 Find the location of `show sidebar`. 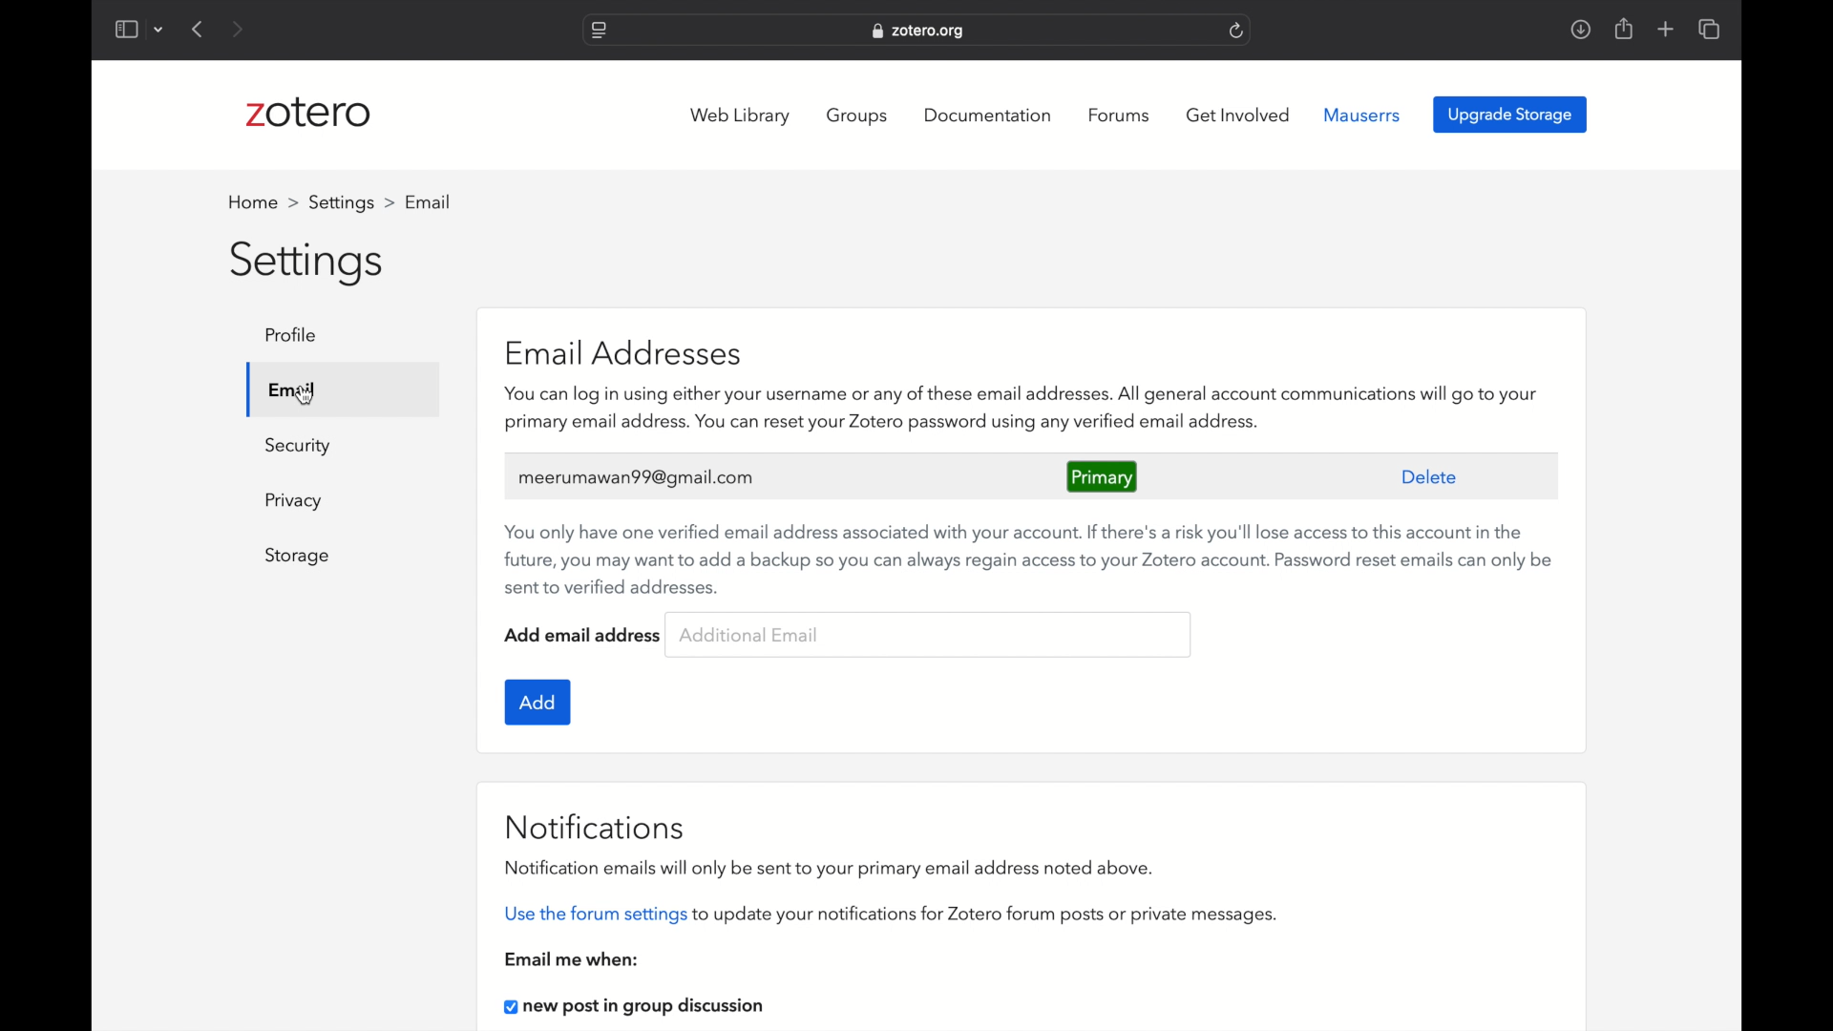

show sidebar is located at coordinates (125, 29).